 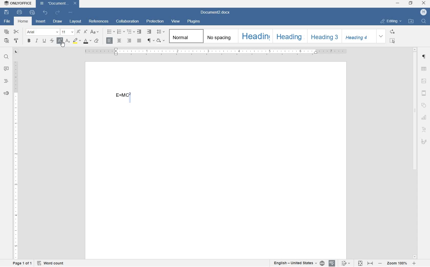 What do you see at coordinates (7, 41) in the screenshot?
I see `paste` at bounding box center [7, 41].